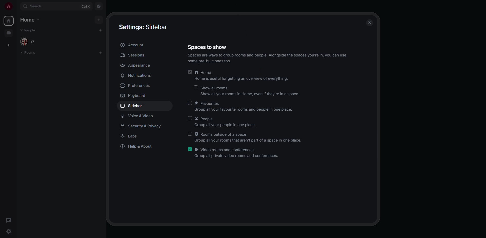 The height and width of the screenshot is (238, 486). I want to click on threads, so click(8, 220).